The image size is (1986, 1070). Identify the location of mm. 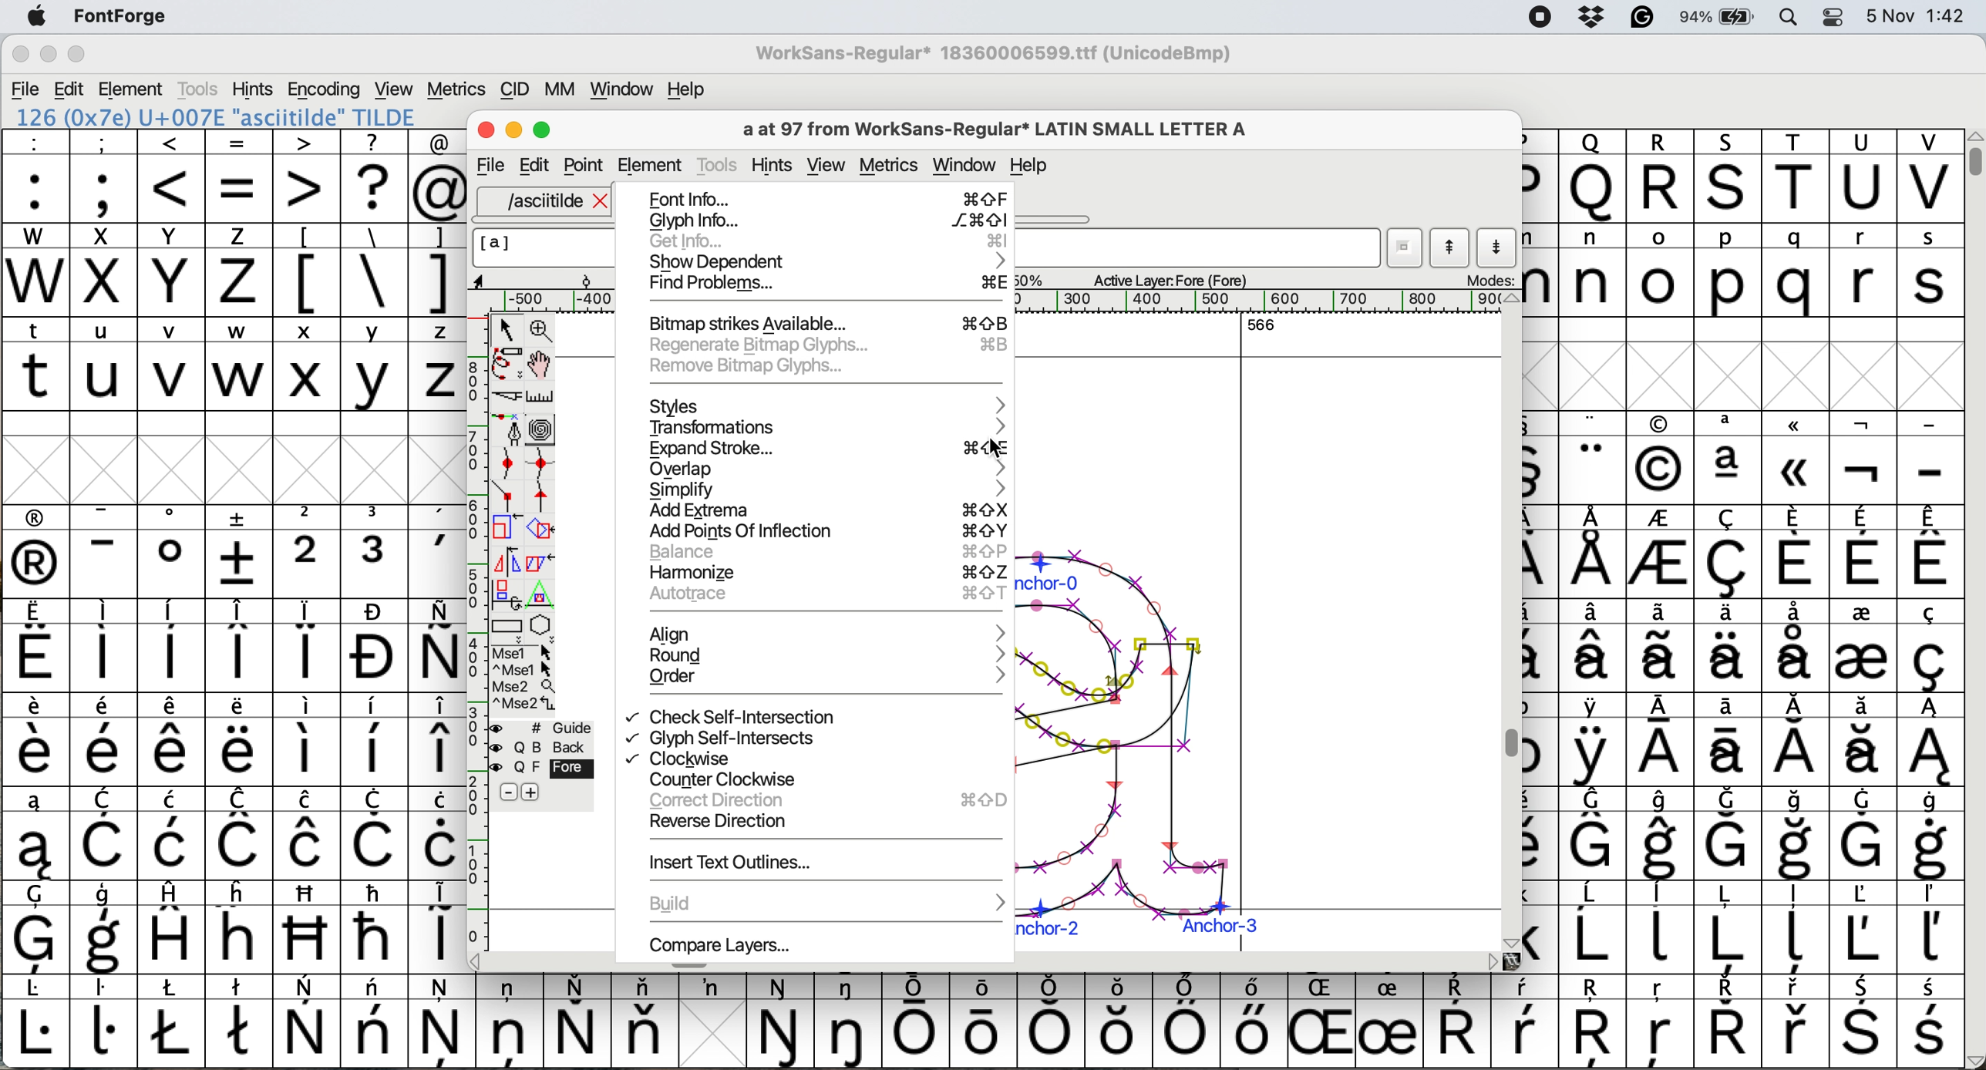
(559, 89).